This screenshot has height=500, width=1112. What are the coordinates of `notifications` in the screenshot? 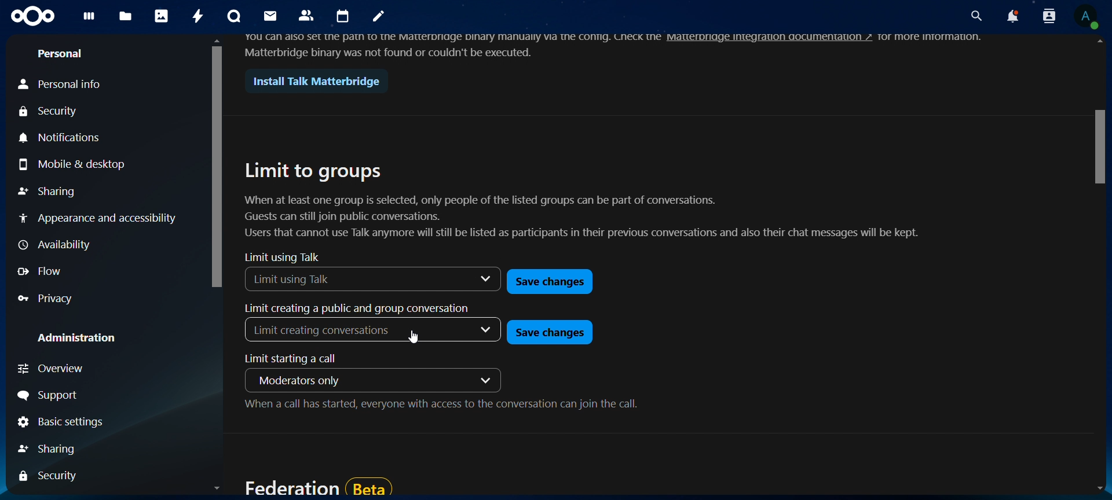 It's located at (1012, 16).